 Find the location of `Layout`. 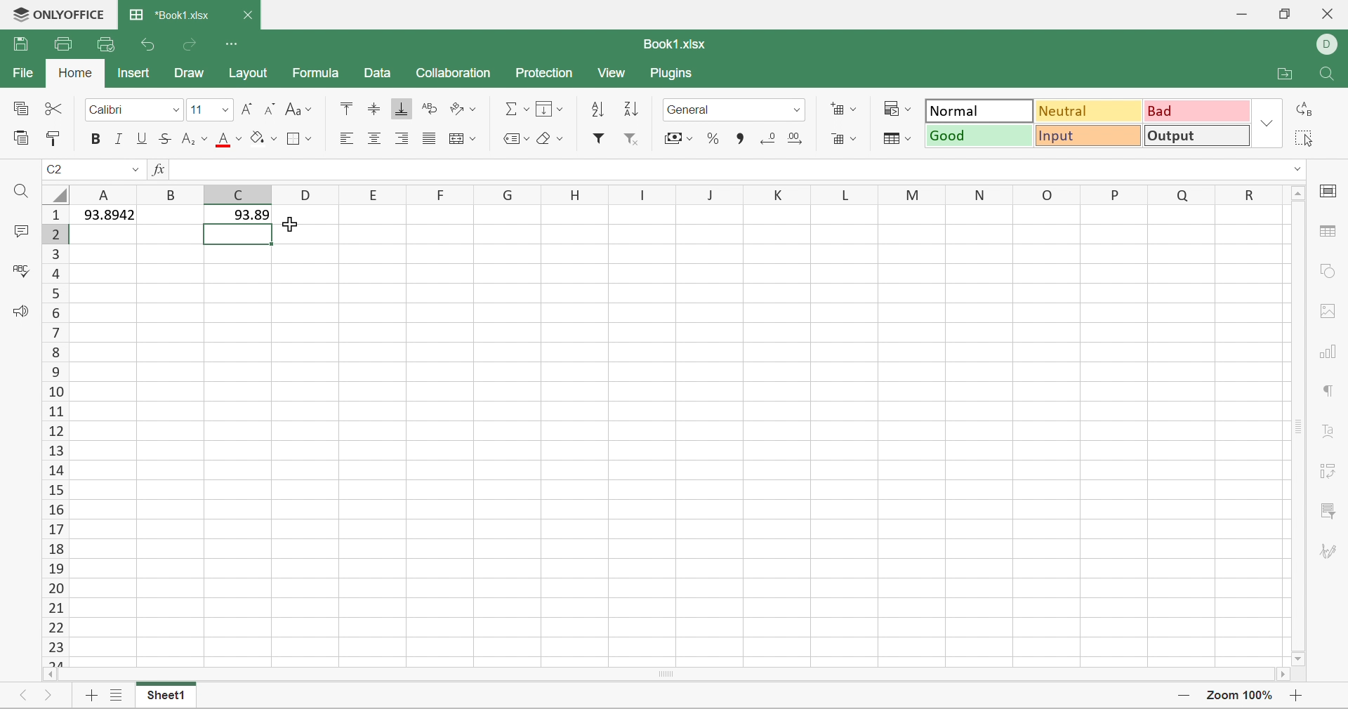

Layout is located at coordinates (251, 77).